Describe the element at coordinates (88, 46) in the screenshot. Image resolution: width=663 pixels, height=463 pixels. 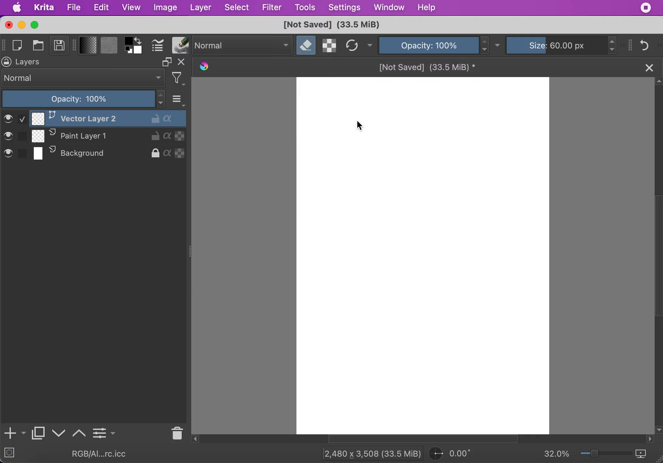
I see `fill gradients` at that location.